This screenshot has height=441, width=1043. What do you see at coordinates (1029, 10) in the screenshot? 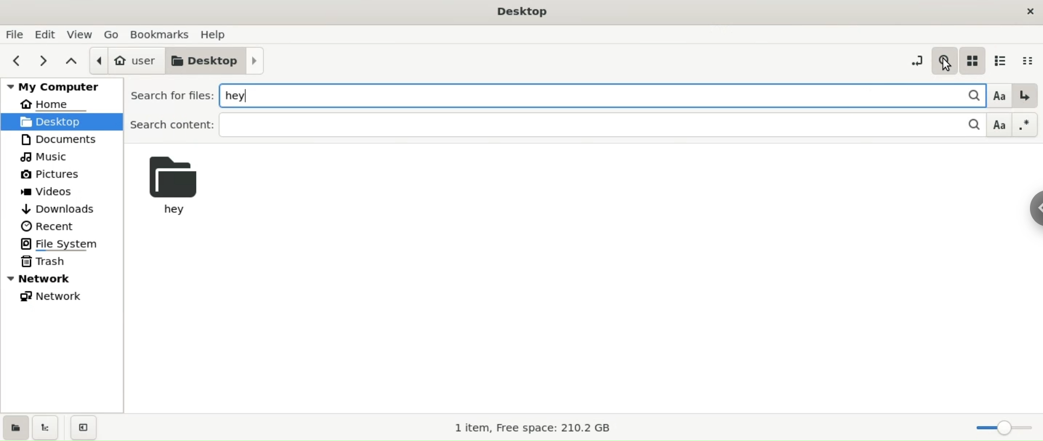
I see `close` at bounding box center [1029, 10].